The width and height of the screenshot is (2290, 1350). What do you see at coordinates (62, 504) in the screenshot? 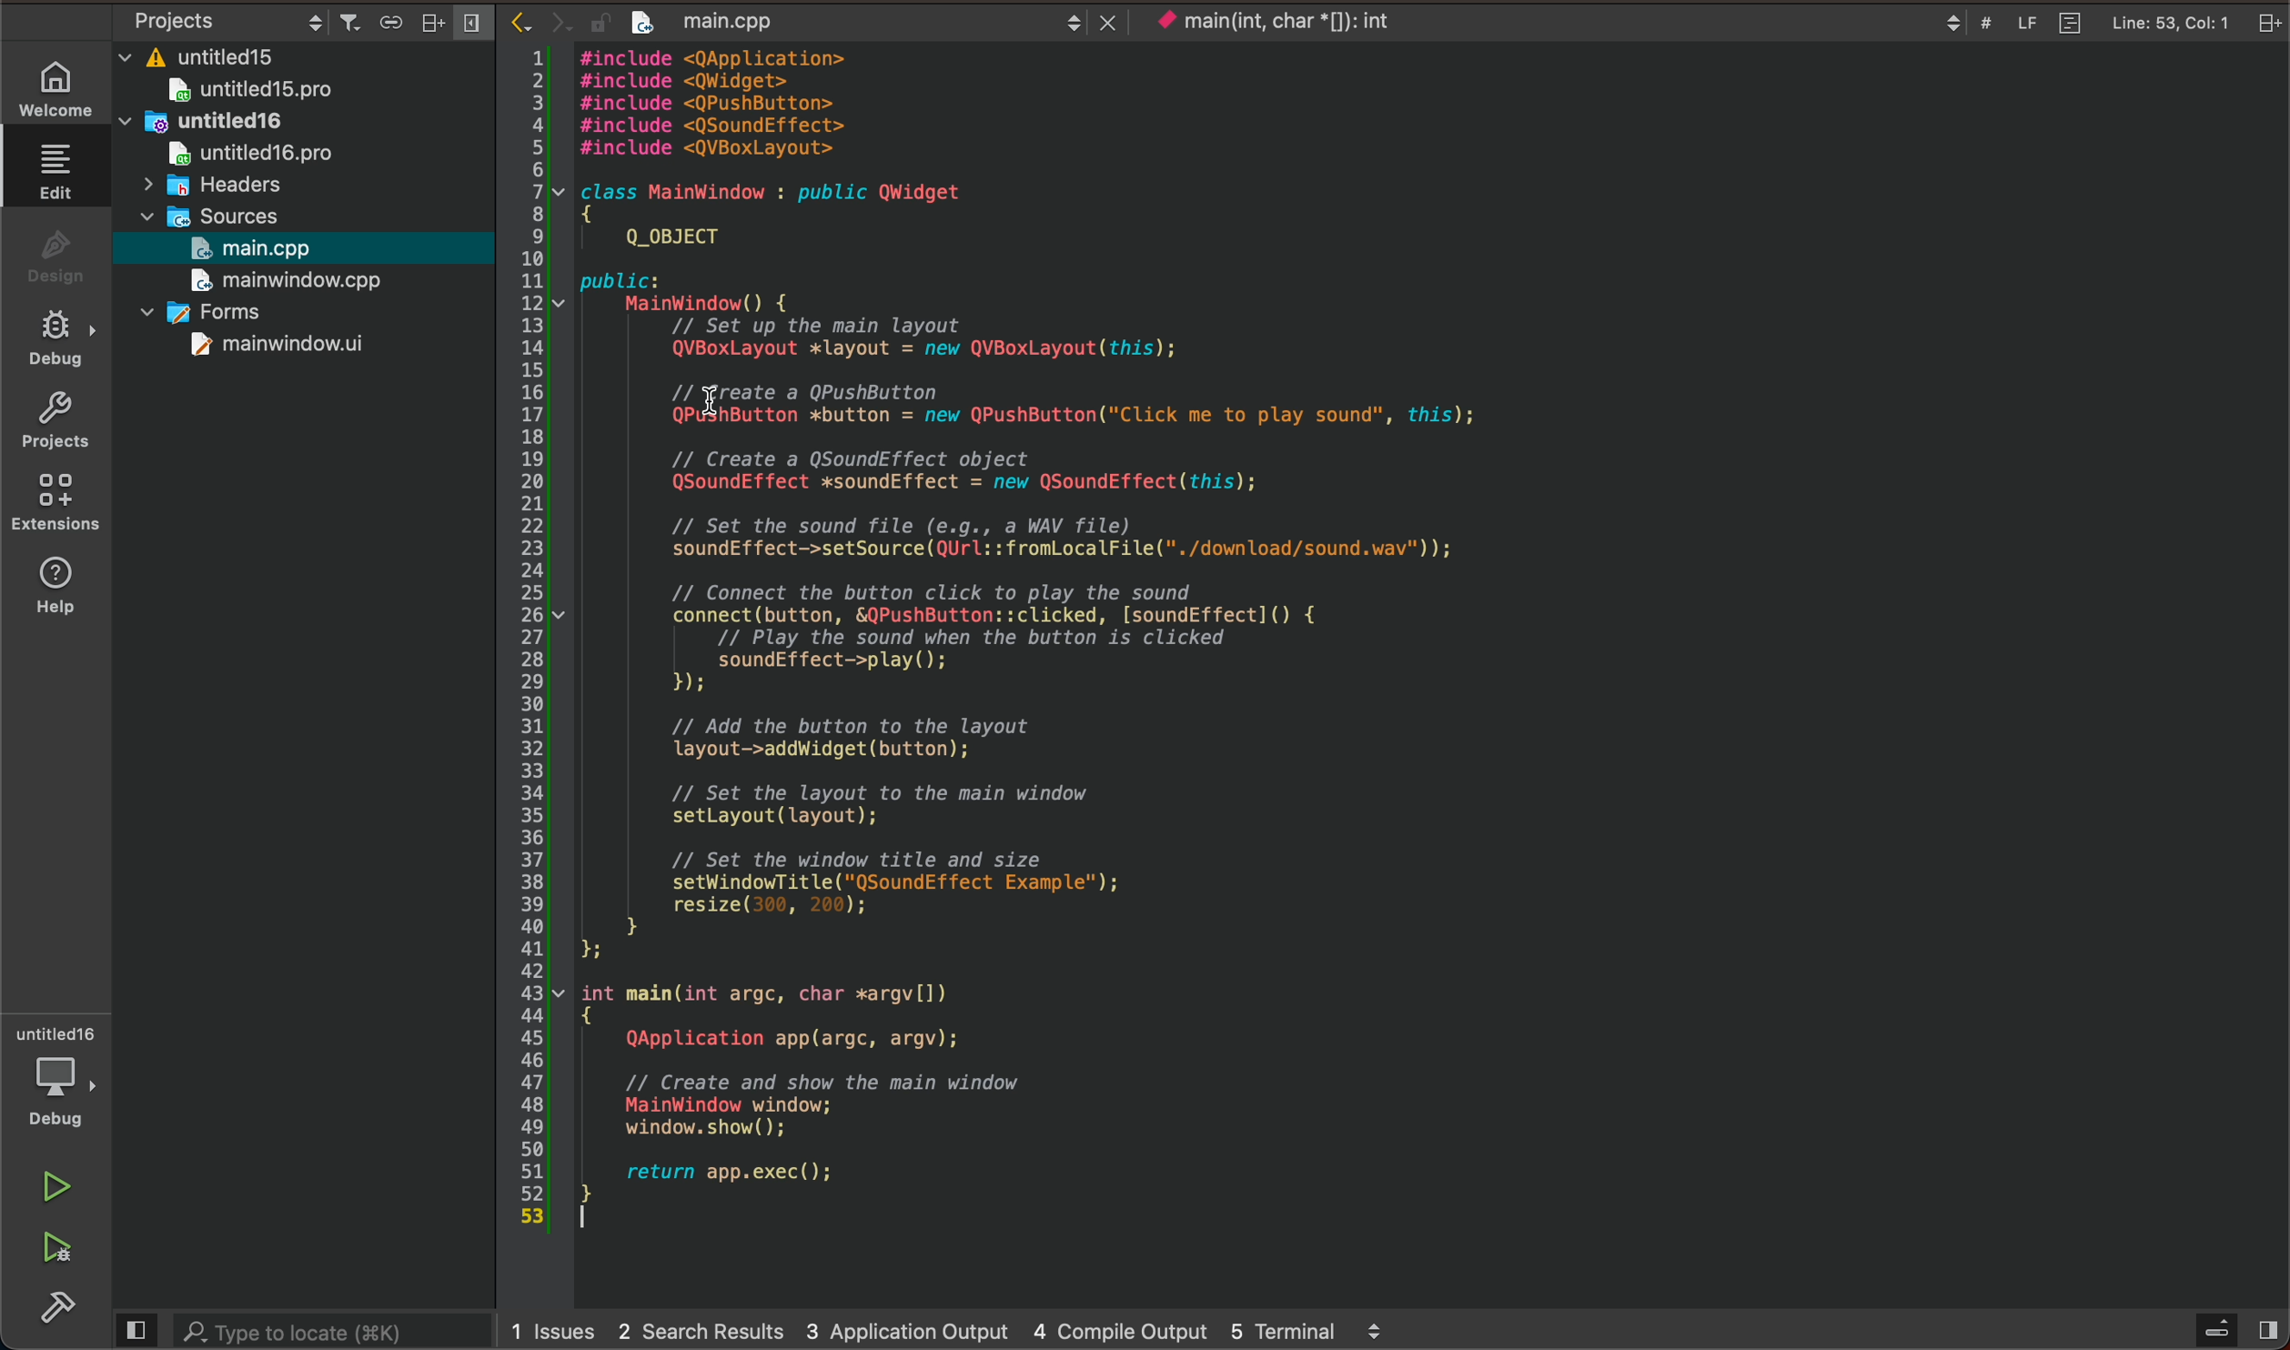
I see `Extension ` at bounding box center [62, 504].